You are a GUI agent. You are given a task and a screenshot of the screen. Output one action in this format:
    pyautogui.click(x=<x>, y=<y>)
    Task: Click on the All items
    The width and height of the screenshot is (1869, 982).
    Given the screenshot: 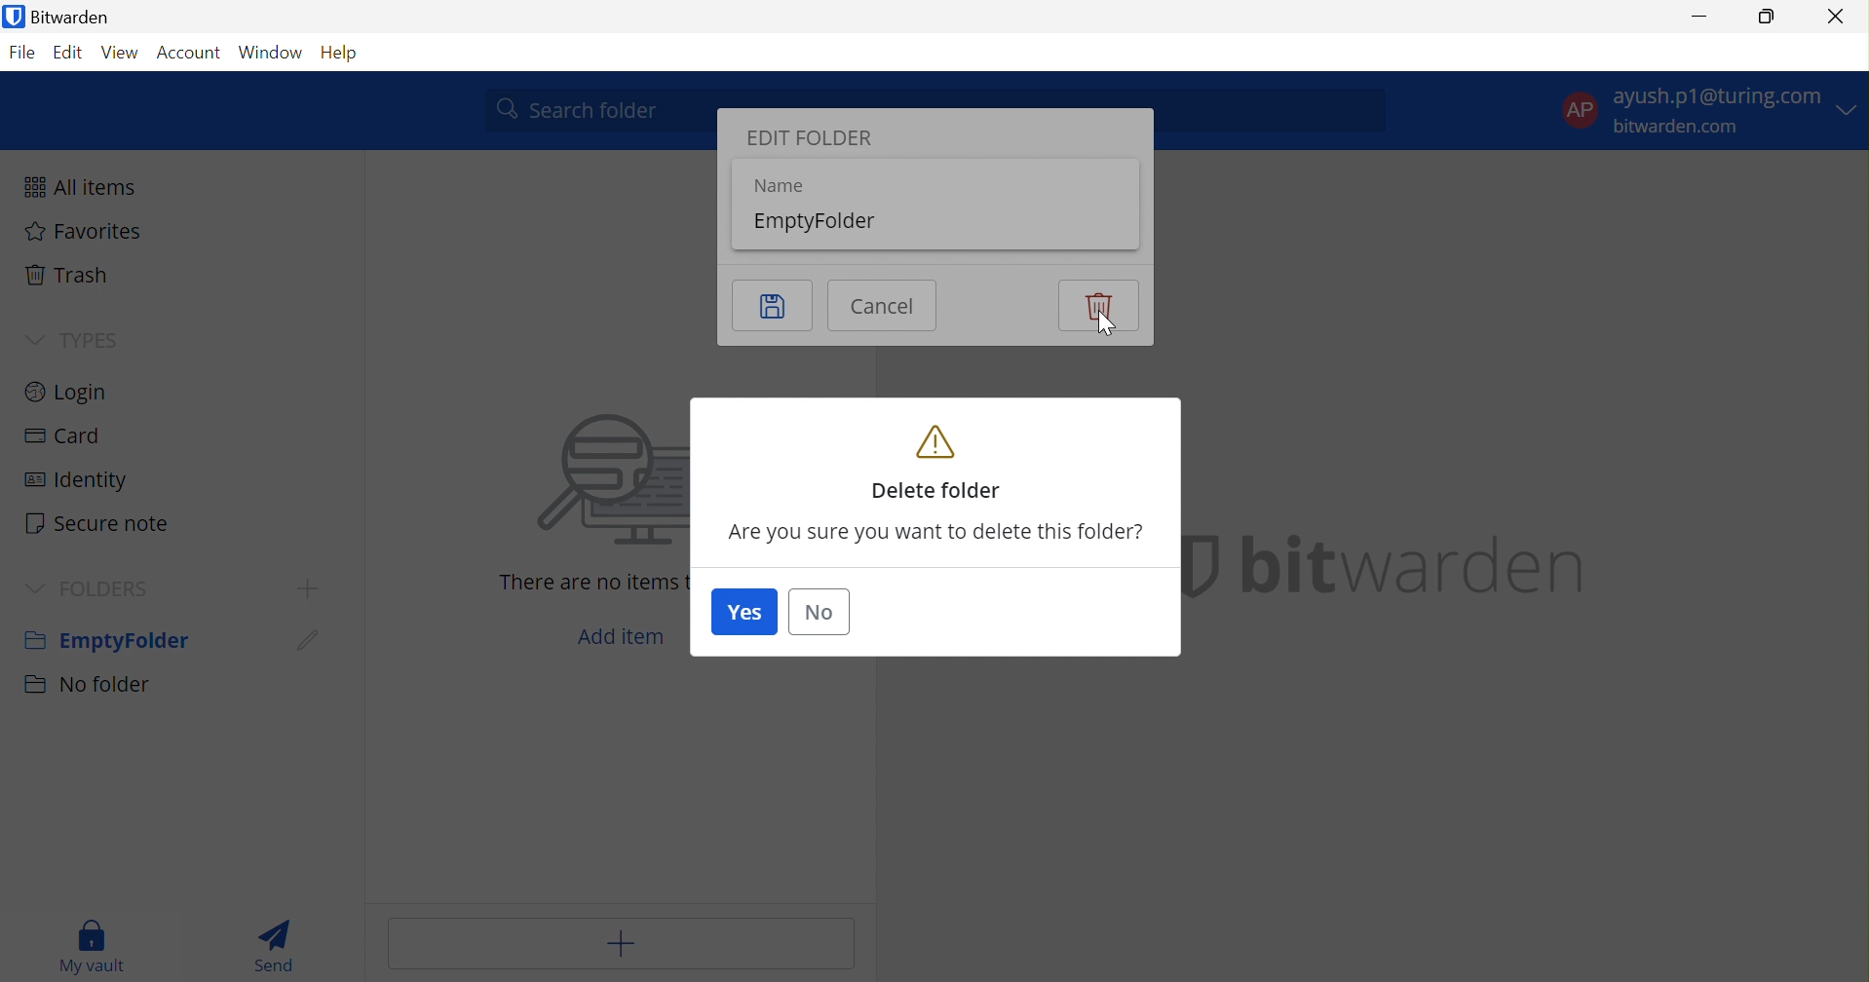 What is the action you would take?
    pyautogui.click(x=86, y=187)
    